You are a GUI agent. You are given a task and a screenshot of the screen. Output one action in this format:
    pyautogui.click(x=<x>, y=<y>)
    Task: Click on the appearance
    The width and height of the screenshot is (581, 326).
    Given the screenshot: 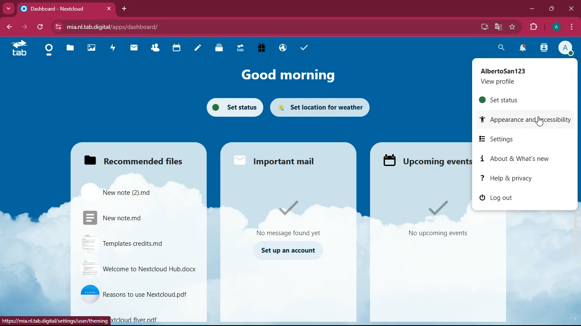 What is the action you would take?
    pyautogui.click(x=524, y=118)
    